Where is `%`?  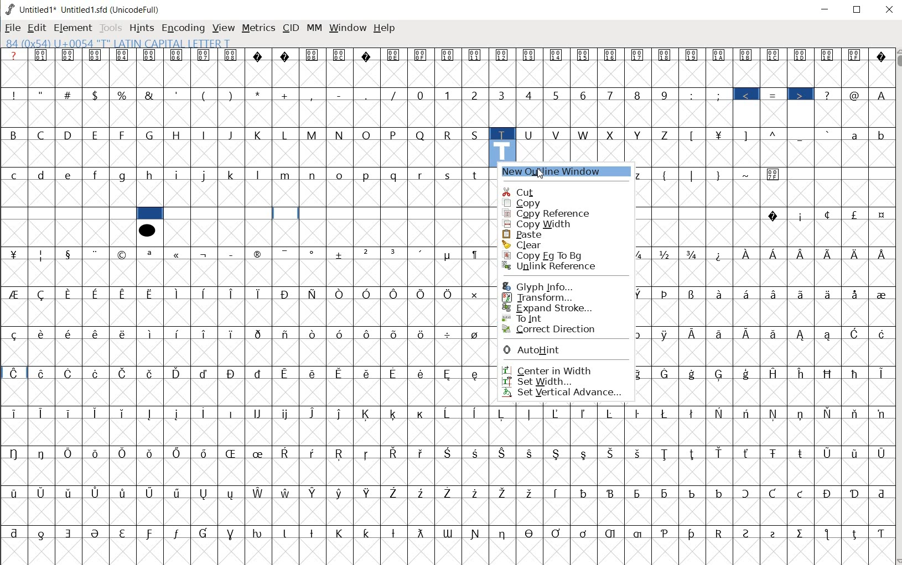 % is located at coordinates (123, 95).